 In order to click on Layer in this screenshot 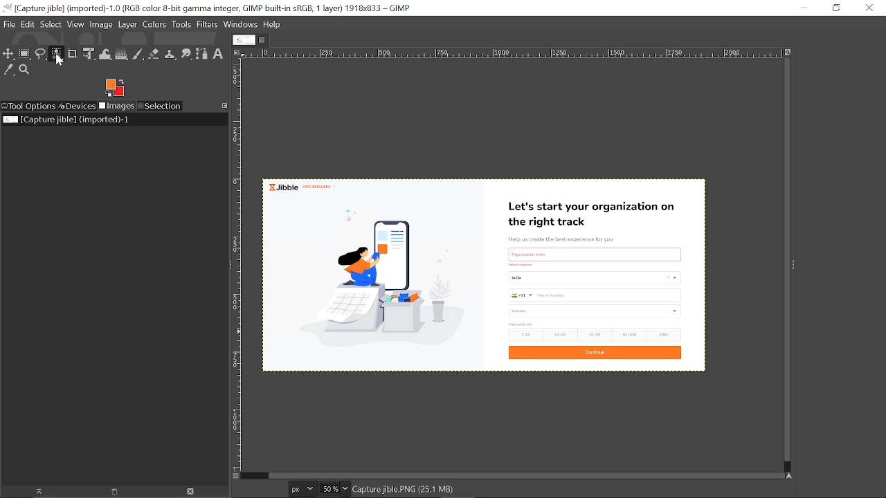, I will do `click(127, 24)`.